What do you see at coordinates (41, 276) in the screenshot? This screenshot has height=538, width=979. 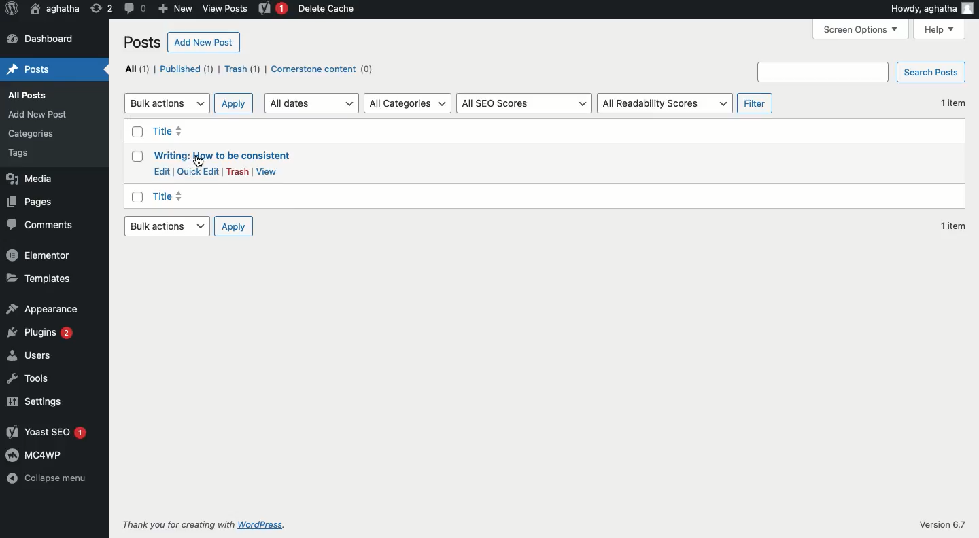 I see `Templates` at bounding box center [41, 276].